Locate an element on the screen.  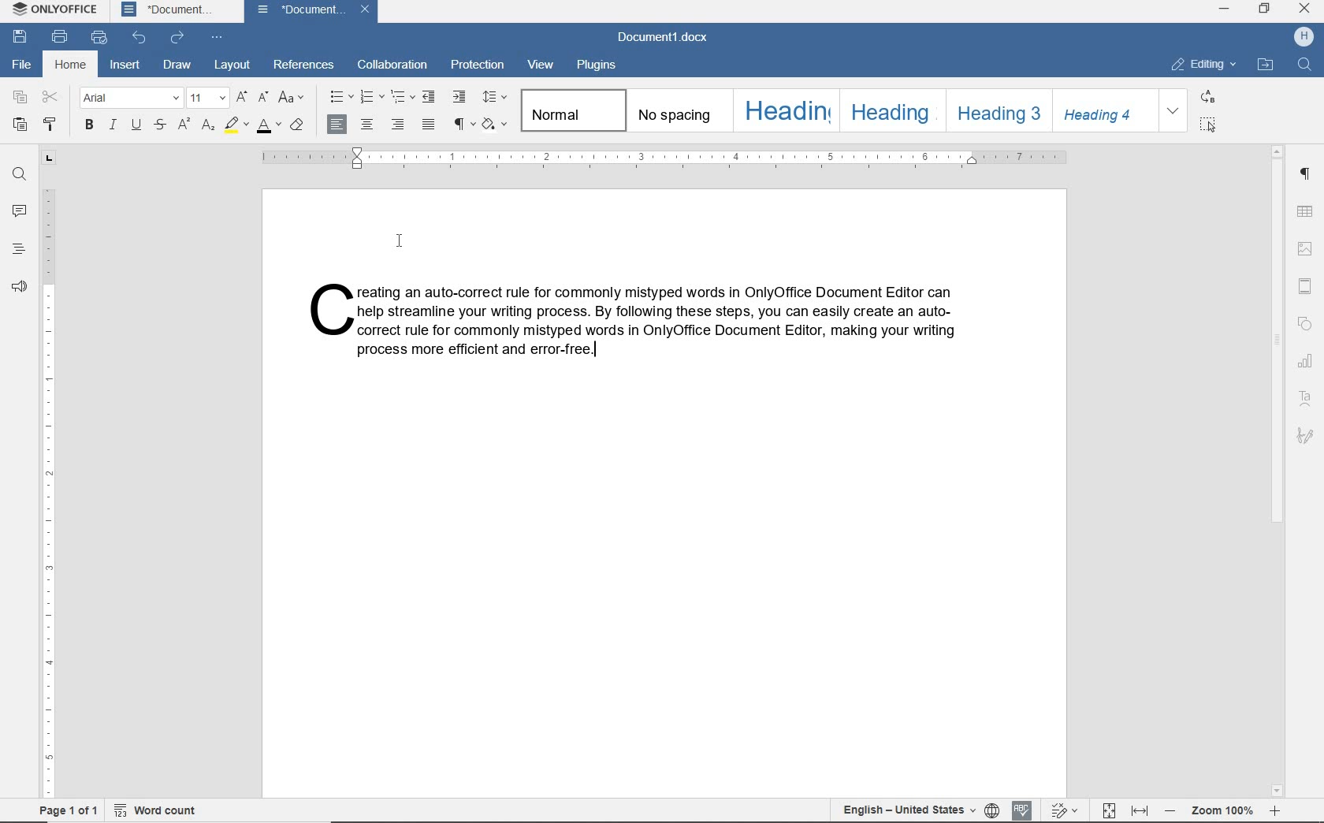
HOME is located at coordinates (68, 65).